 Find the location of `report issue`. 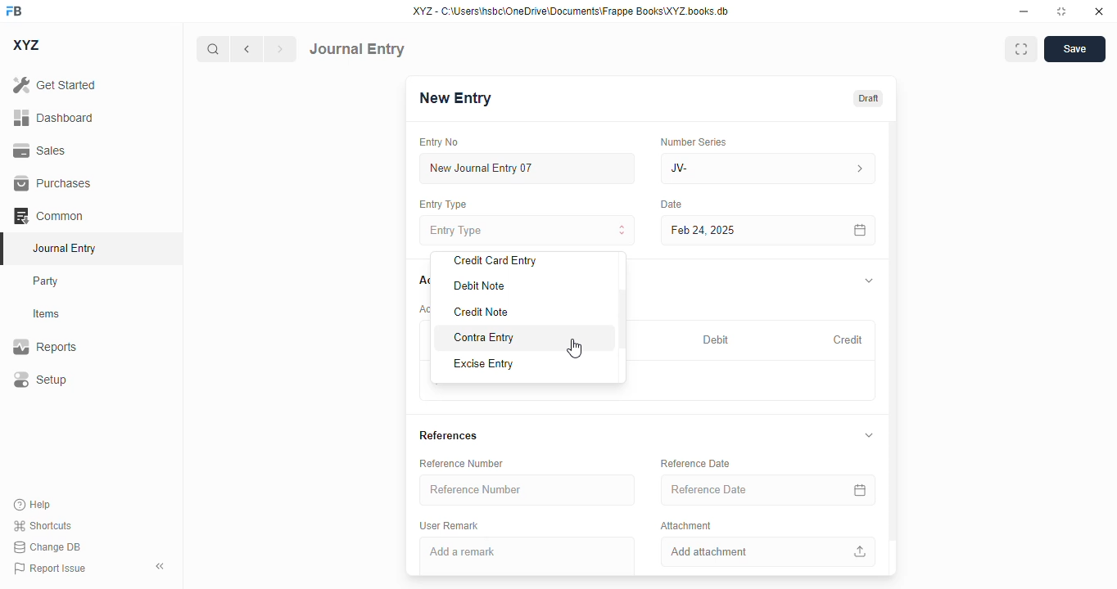

report issue is located at coordinates (50, 568).